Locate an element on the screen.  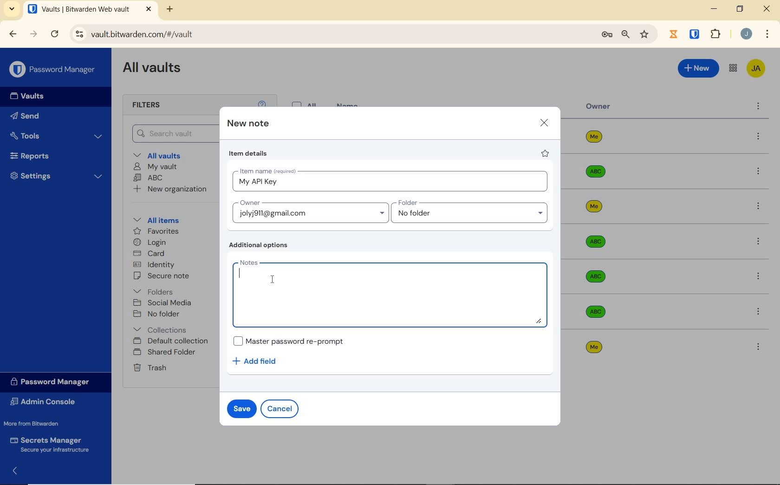
Account is located at coordinates (747, 35).